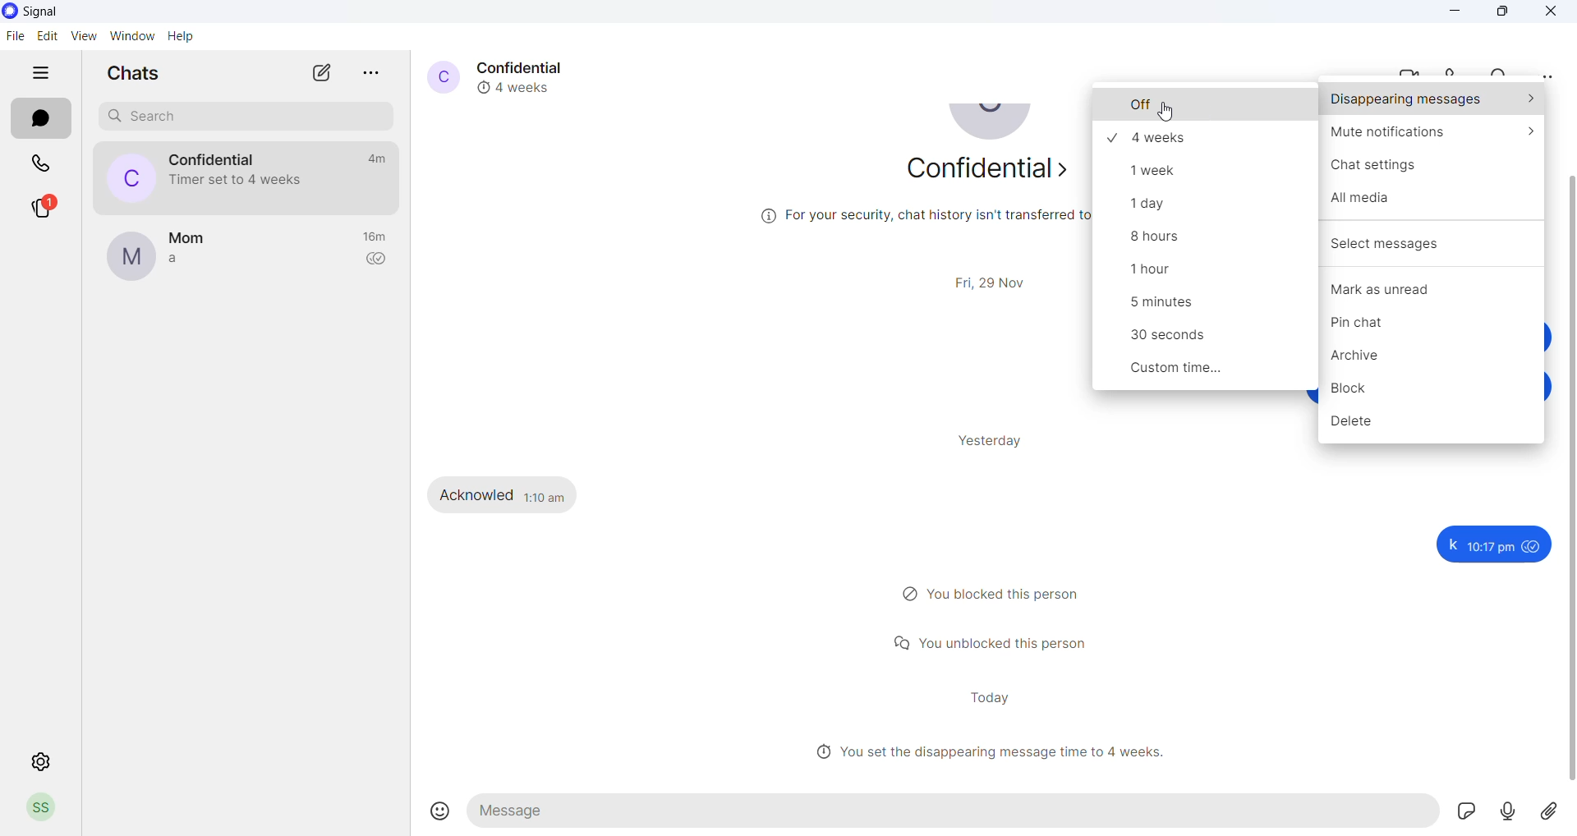  What do you see at coordinates (210, 159) in the screenshot?
I see `contact name` at bounding box center [210, 159].